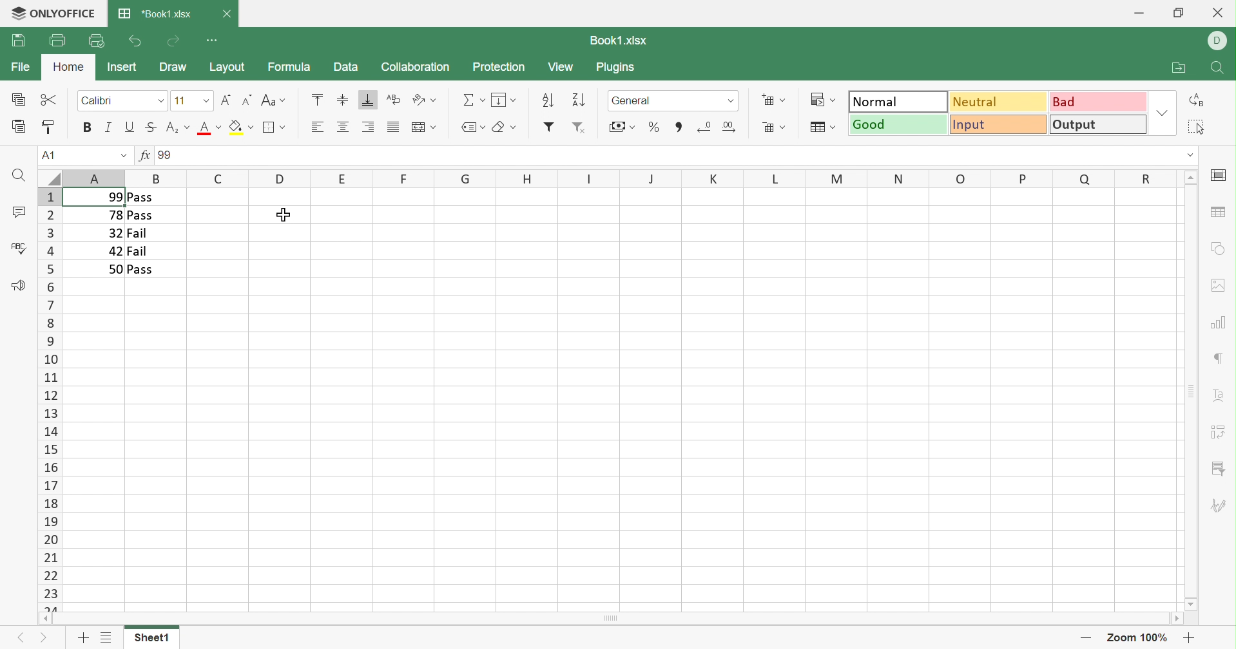 Image resolution: width=1236 pixels, height=649 pixels. I want to click on Named ranges, so click(471, 127).